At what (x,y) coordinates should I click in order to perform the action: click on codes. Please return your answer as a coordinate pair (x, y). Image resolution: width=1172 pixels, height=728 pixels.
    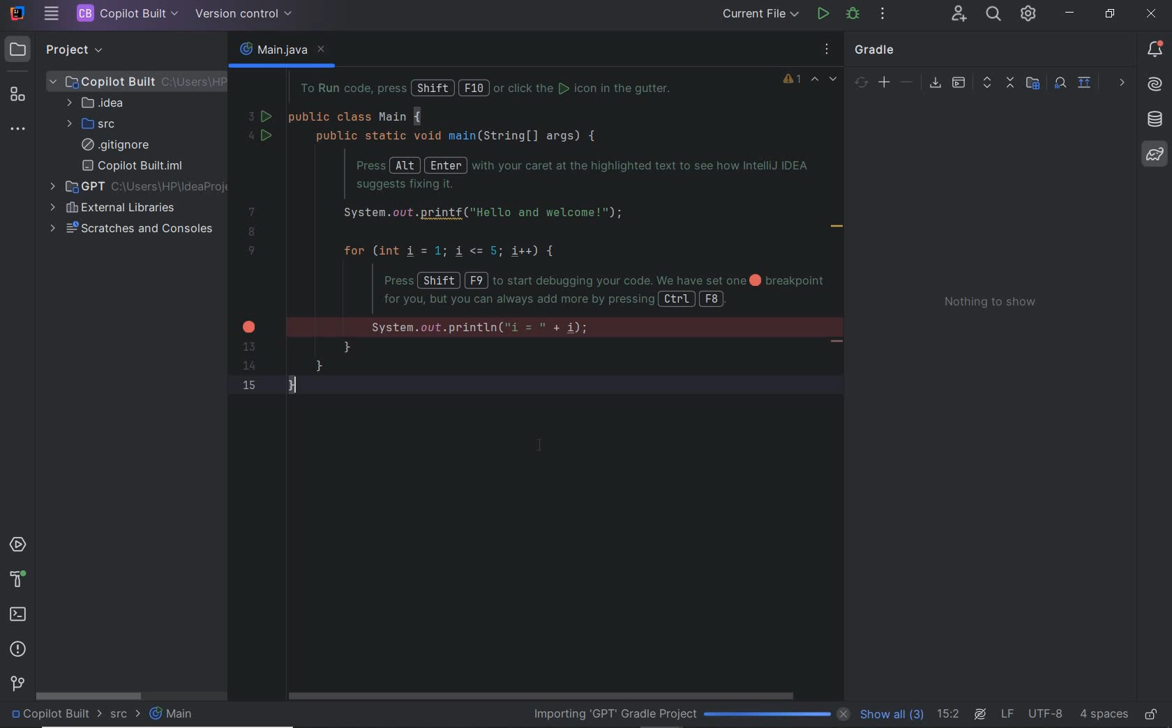
    Looking at the image, I should click on (518, 234).